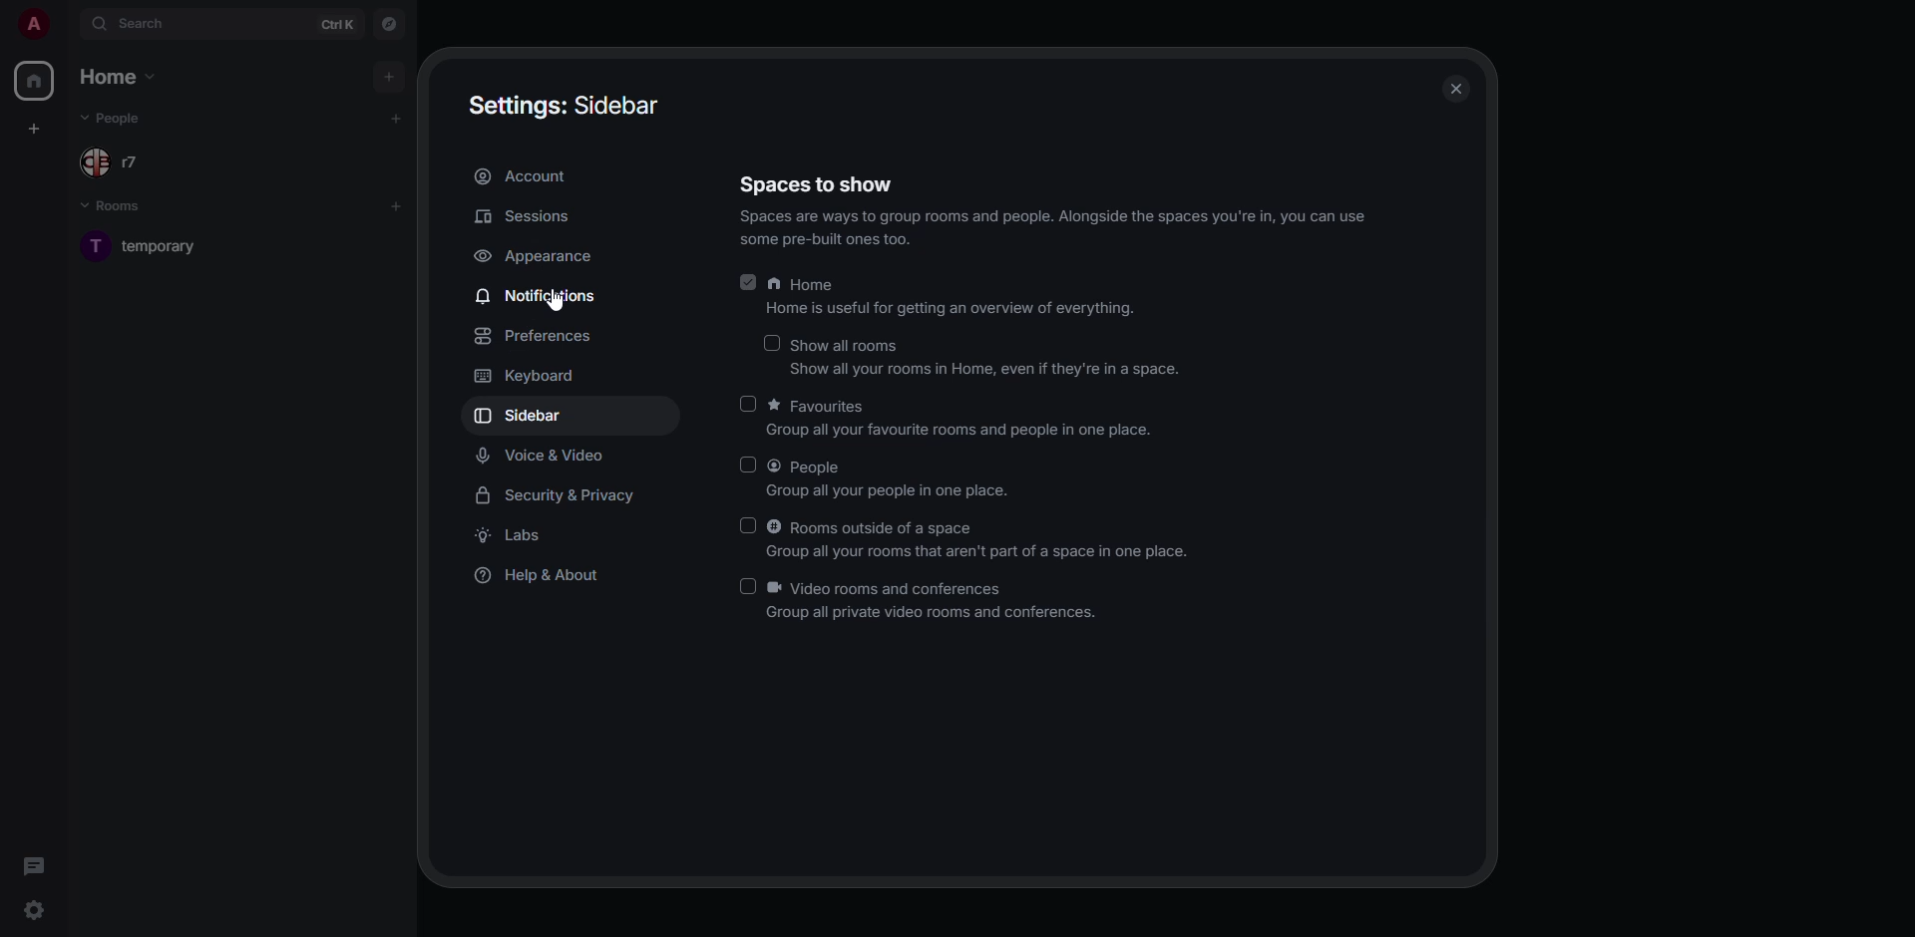 This screenshot has height=937, width=1915. Describe the element at coordinates (398, 201) in the screenshot. I see `add` at that location.